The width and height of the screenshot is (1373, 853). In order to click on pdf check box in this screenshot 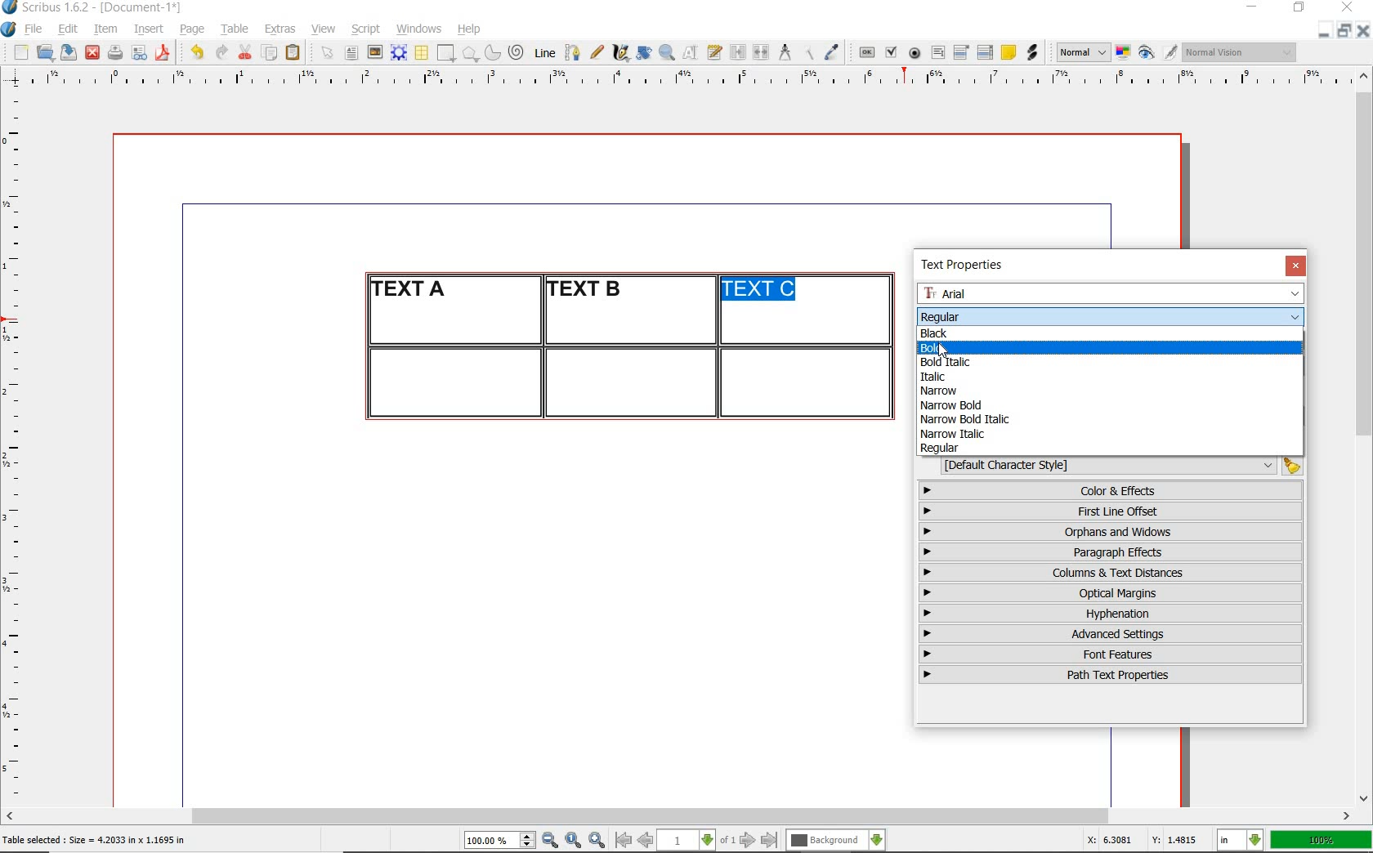, I will do `click(890, 53)`.